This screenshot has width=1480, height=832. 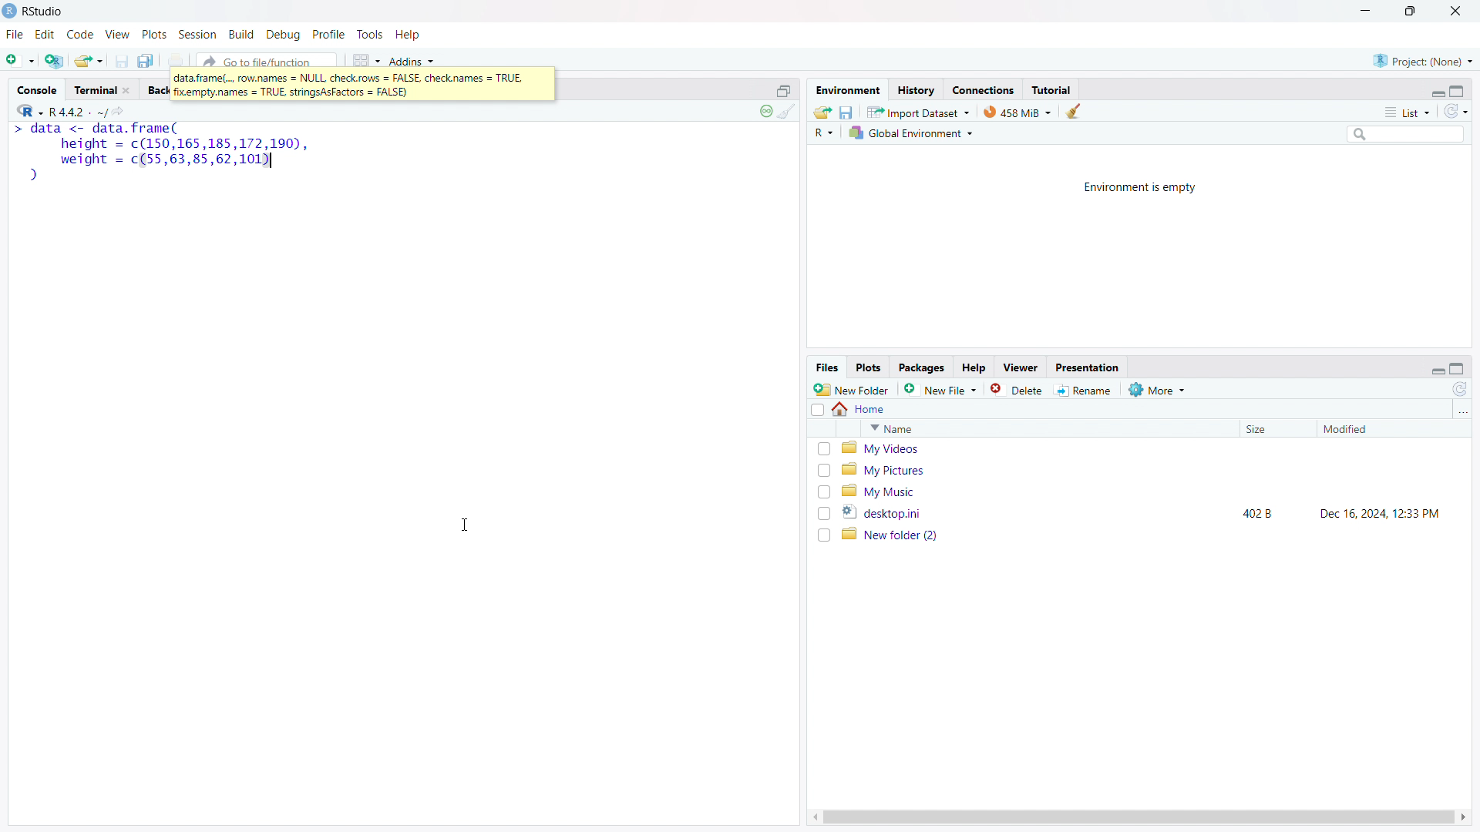 I want to click on presentation, so click(x=1088, y=367).